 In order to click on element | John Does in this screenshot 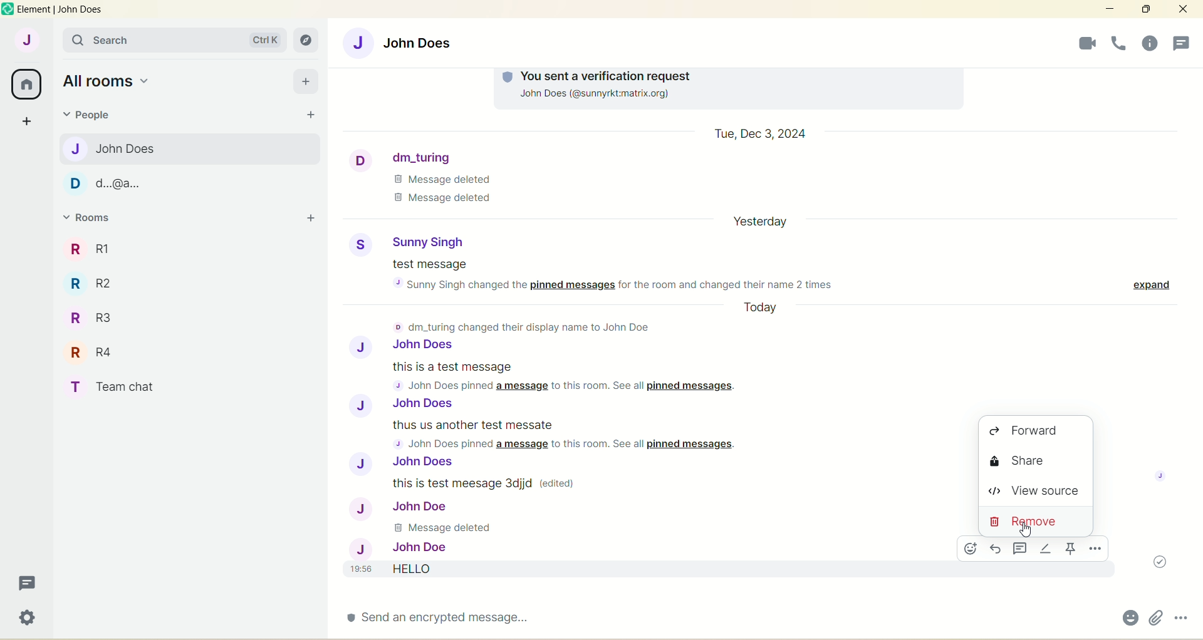, I will do `click(61, 11)`.